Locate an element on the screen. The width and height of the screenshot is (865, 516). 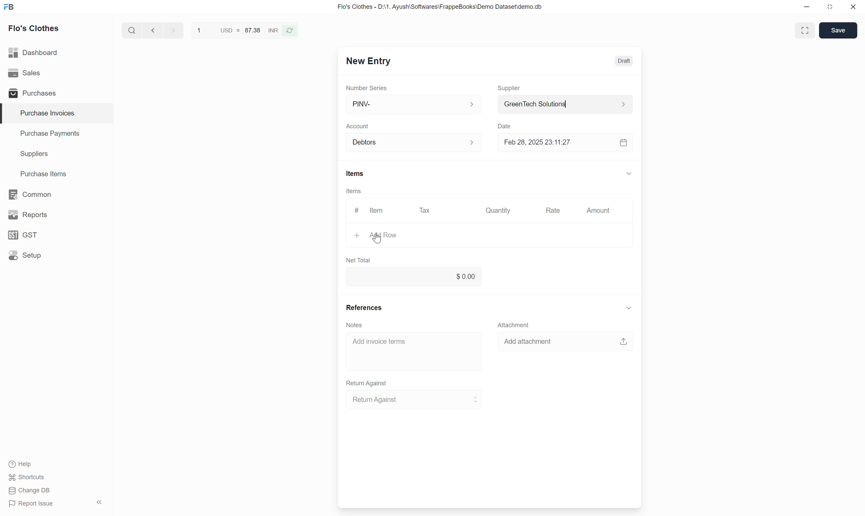
Flo's Clothes - D:\1. Ayush\Softwares\FrappeBooks\Demo Dataset\demo.db is located at coordinates (440, 7).